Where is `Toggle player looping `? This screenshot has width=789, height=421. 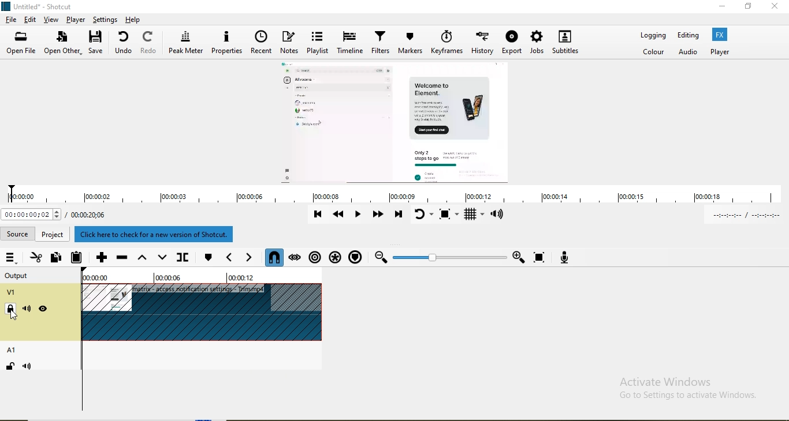
Toggle player looping  is located at coordinates (424, 216).